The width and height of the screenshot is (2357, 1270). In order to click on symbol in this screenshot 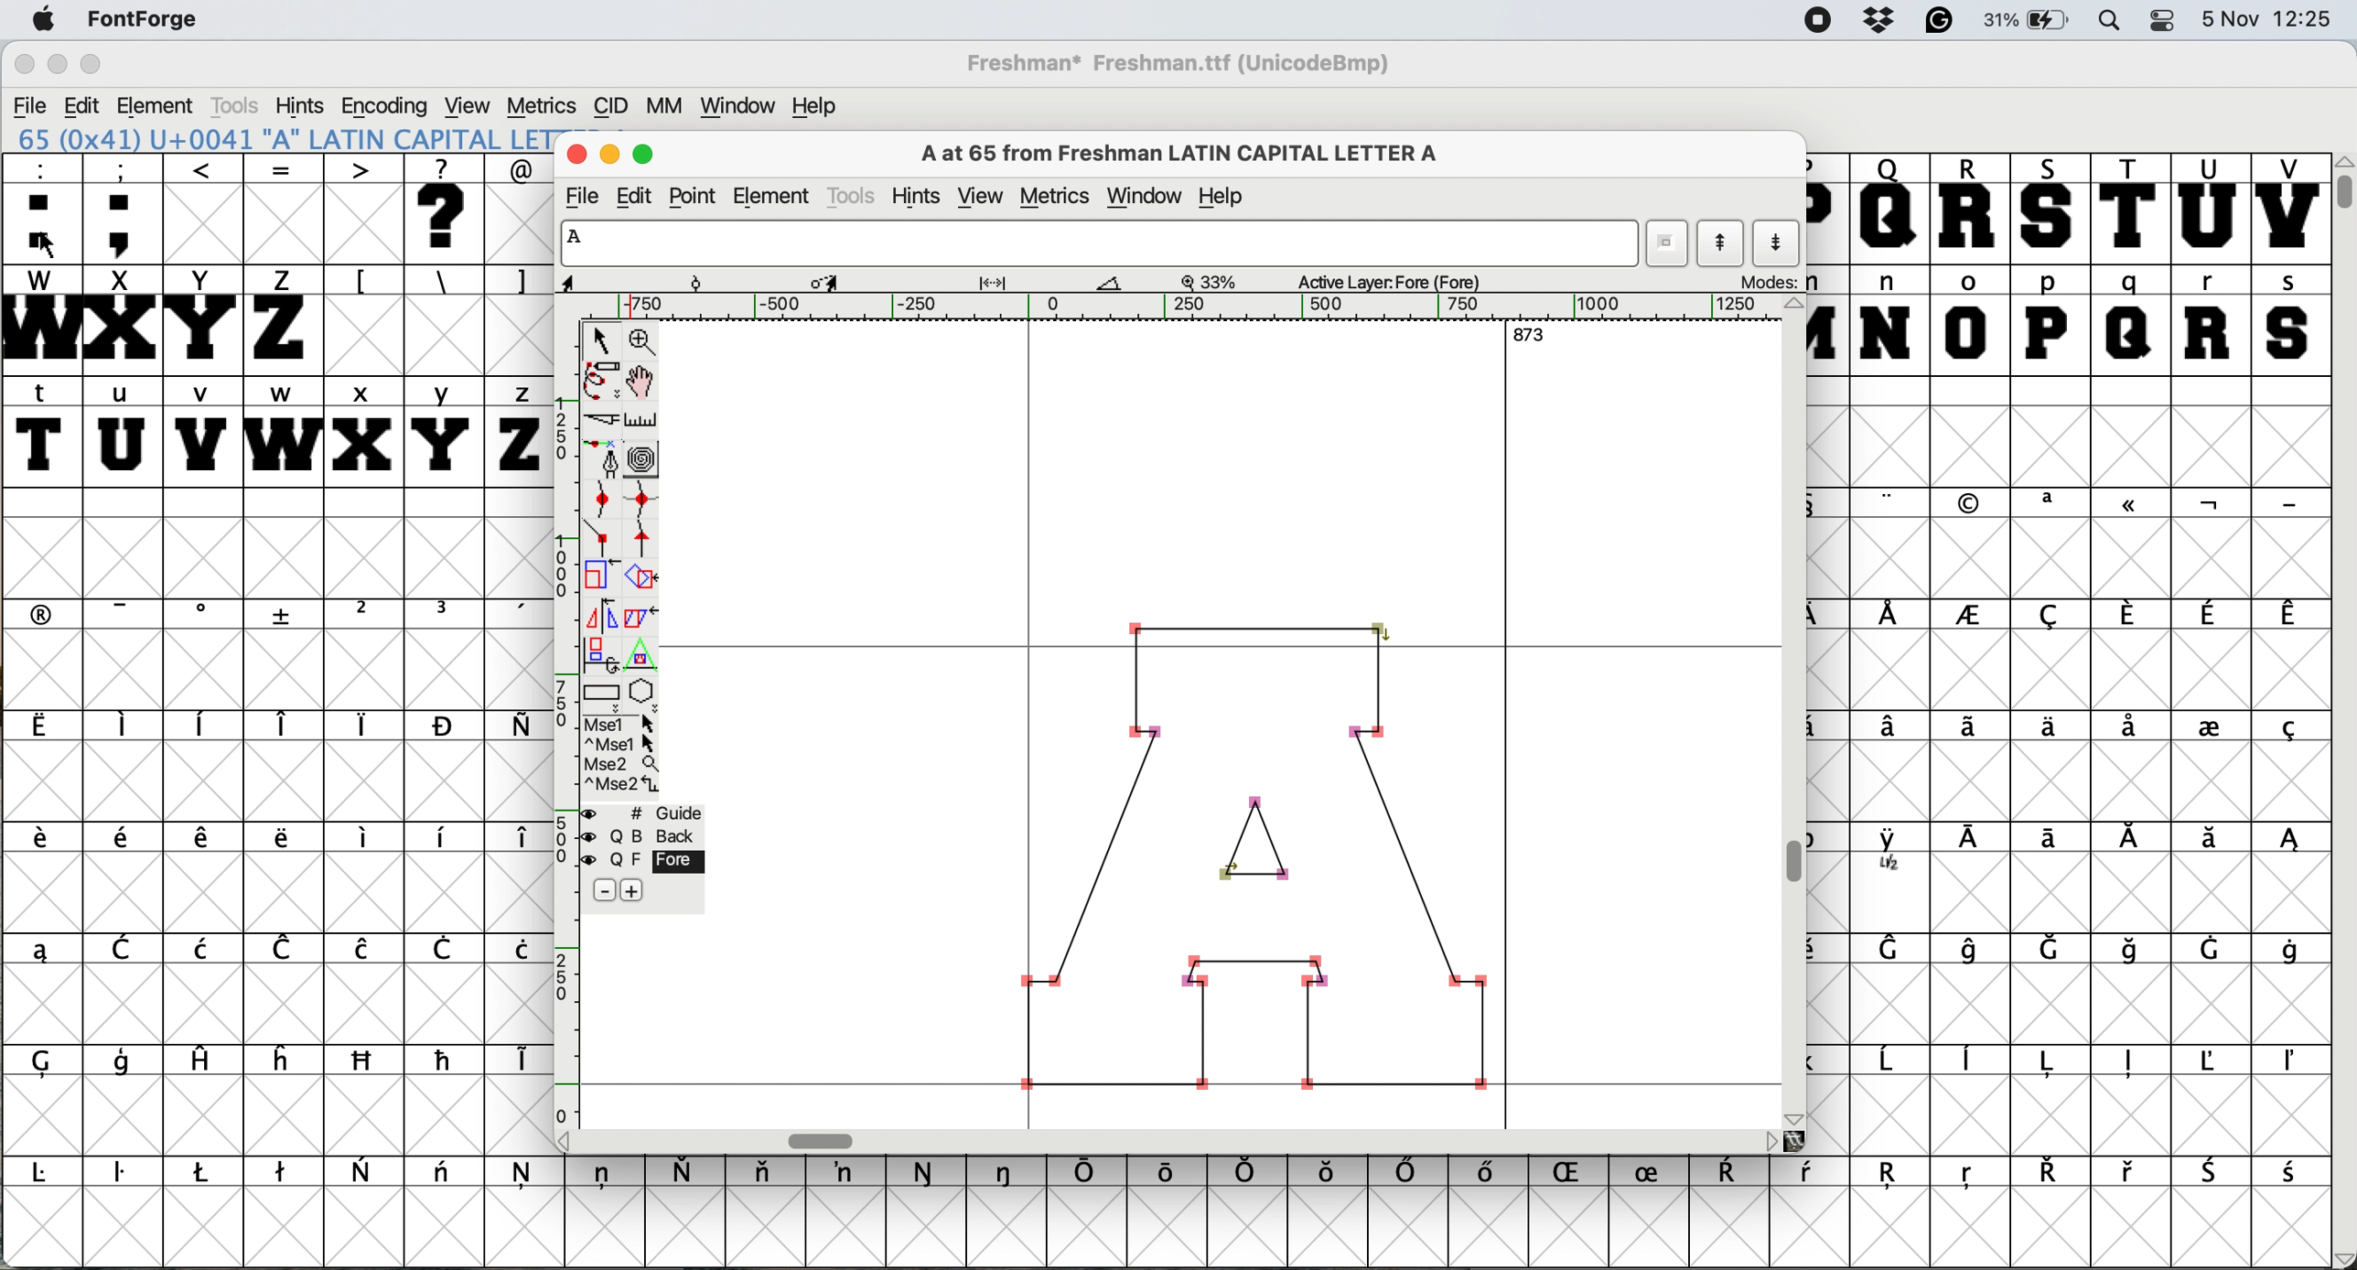, I will do `click(366, 725)`.